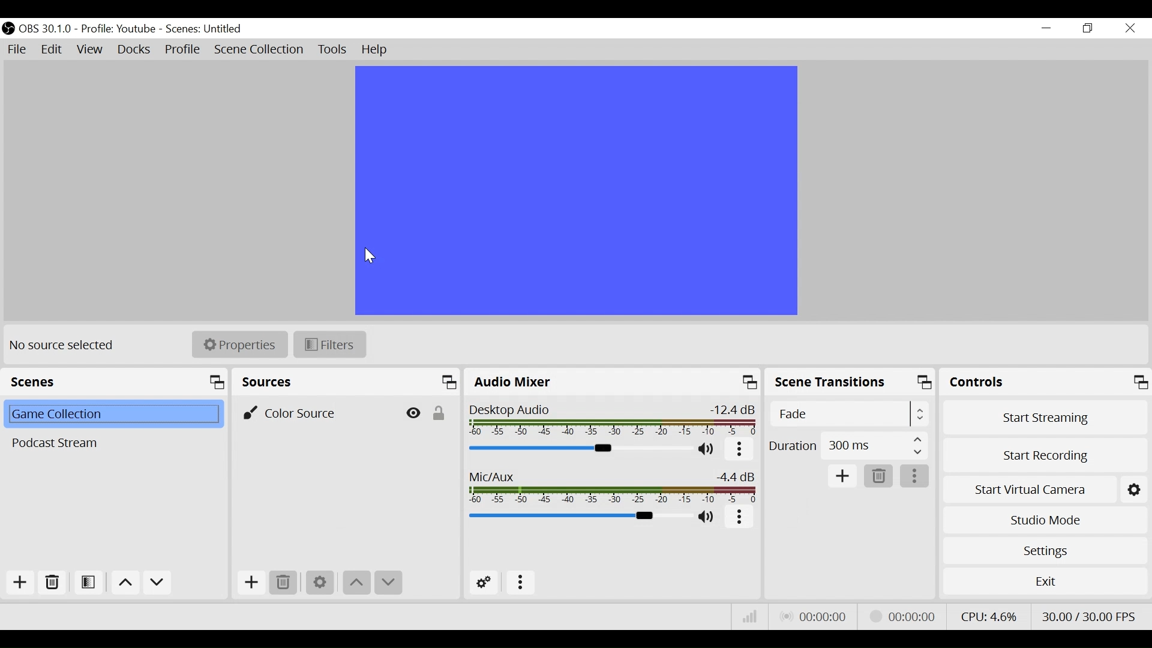 This screenshot has height=648, width=1152. What do you see at coordinates (1087, 28) in the screenshot?
I see `Restore` at bounding box center [1087, 28].